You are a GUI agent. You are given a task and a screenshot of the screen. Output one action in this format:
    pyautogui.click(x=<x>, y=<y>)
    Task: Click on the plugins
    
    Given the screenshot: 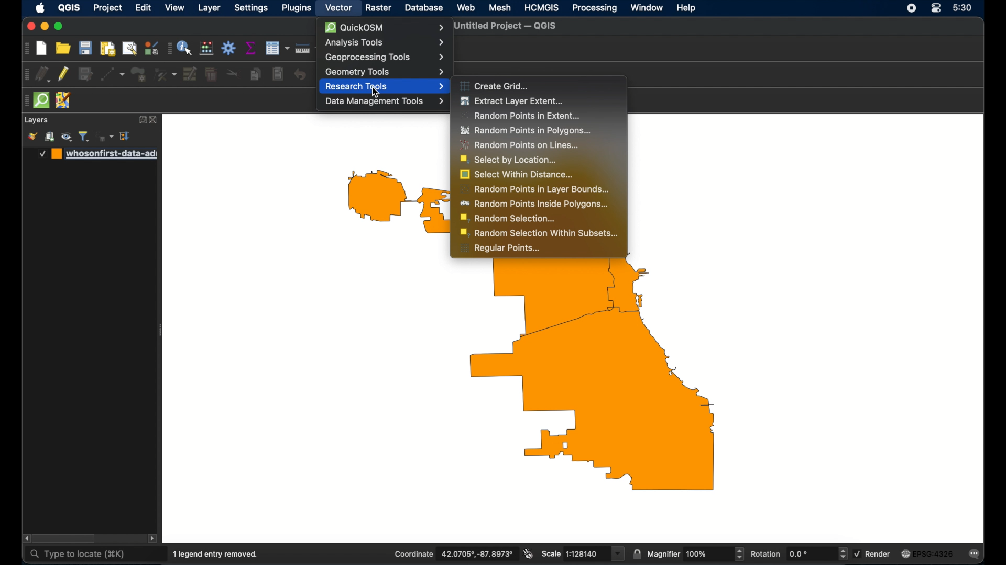 What is the action you would take?
    pyautogui.click(x=297, y=8)
    